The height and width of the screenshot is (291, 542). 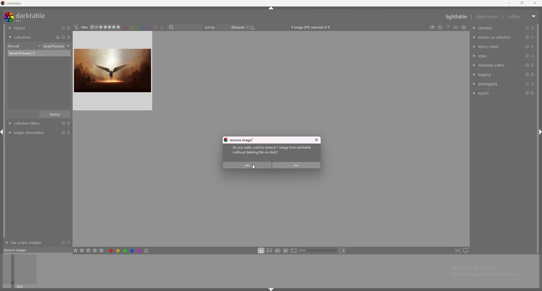 What do you see at coordinates (89, 250) in the screenshot?
I see `rate` at bounding box center [89, 250].